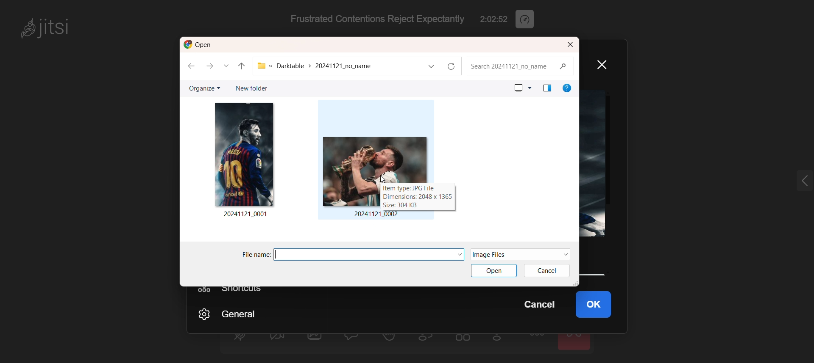 The image size is (814, 363). Describe the element at coordinates (315, 341) in the screenshot. I see `share screen` at that location.